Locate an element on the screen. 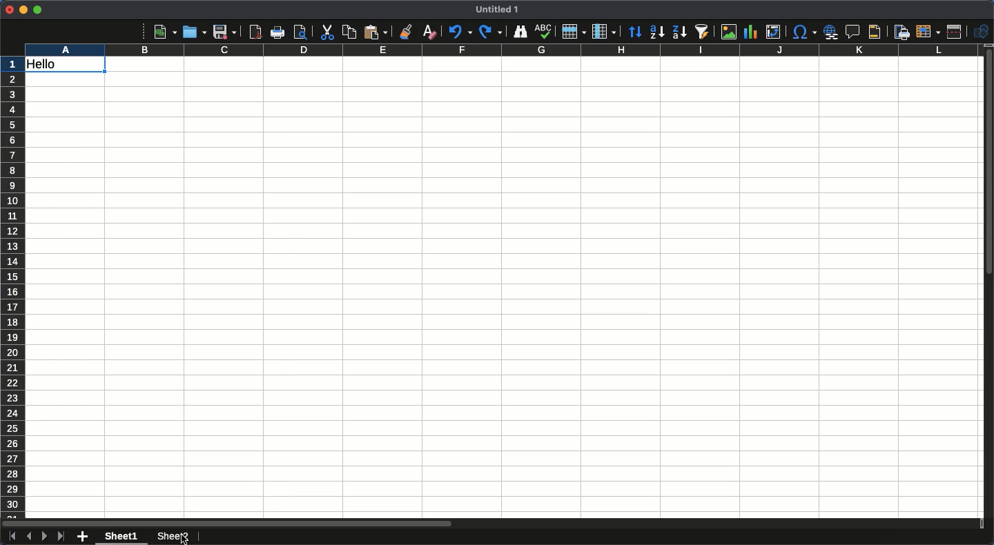 This screenshot has height=545, width=994. Chart is located at coordinates (749, 33).